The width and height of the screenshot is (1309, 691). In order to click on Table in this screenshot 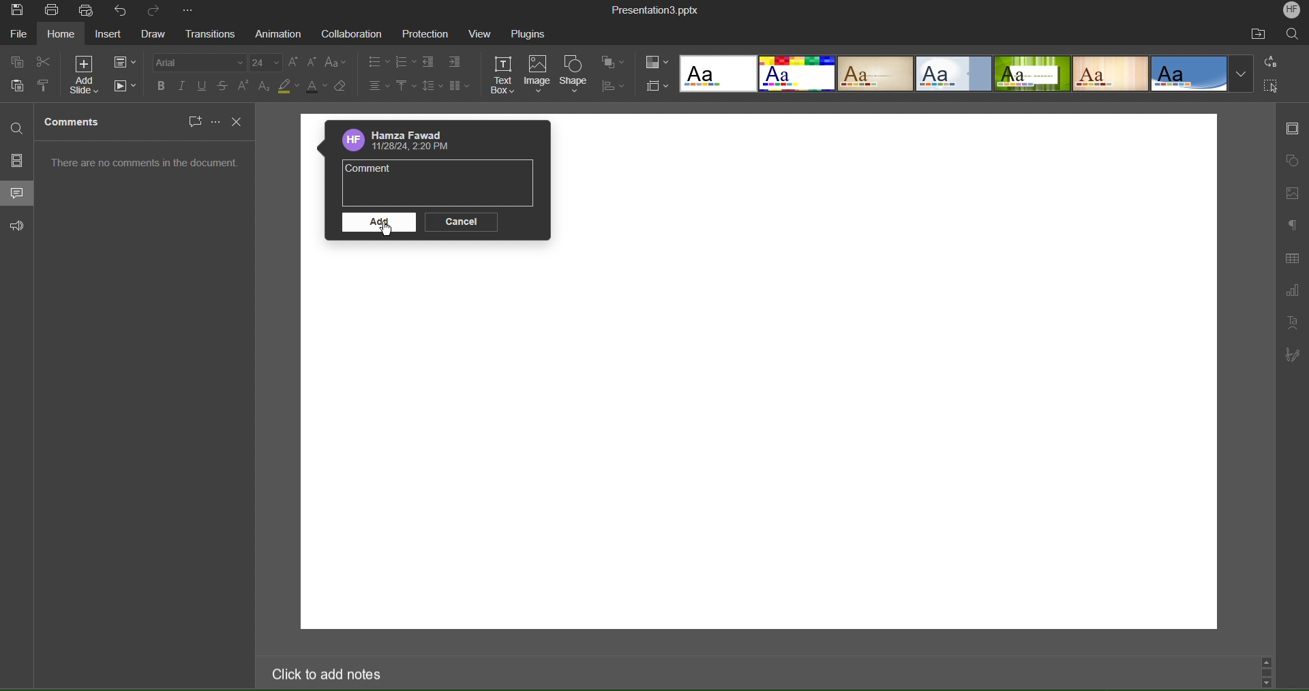, I will do `click(1294, 260)`.